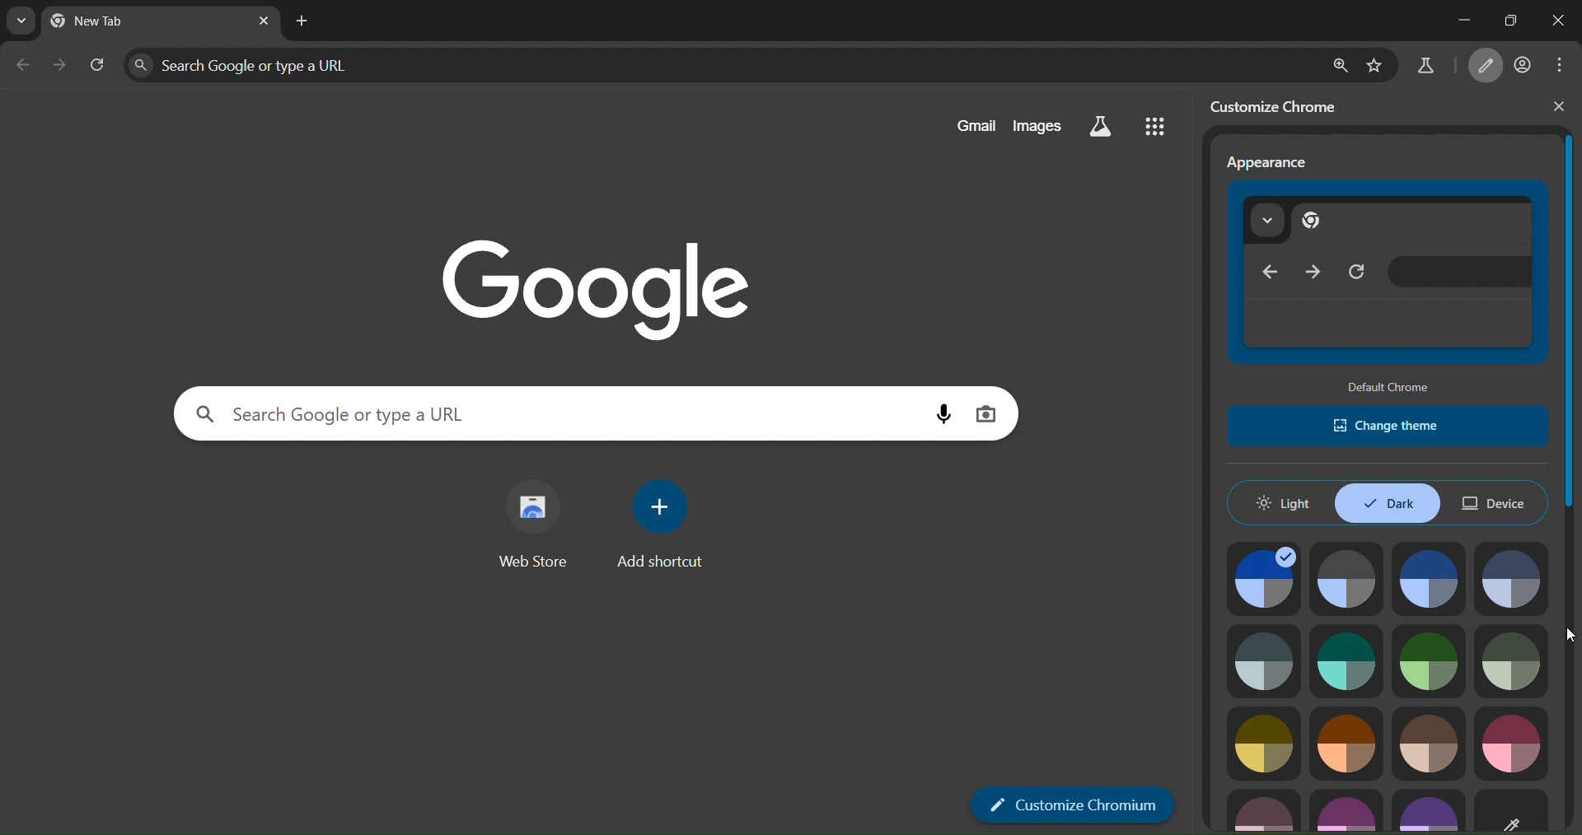 The height and width of the screenshot is (835, 1582). I want to click on search labs, so click(1424, 66).